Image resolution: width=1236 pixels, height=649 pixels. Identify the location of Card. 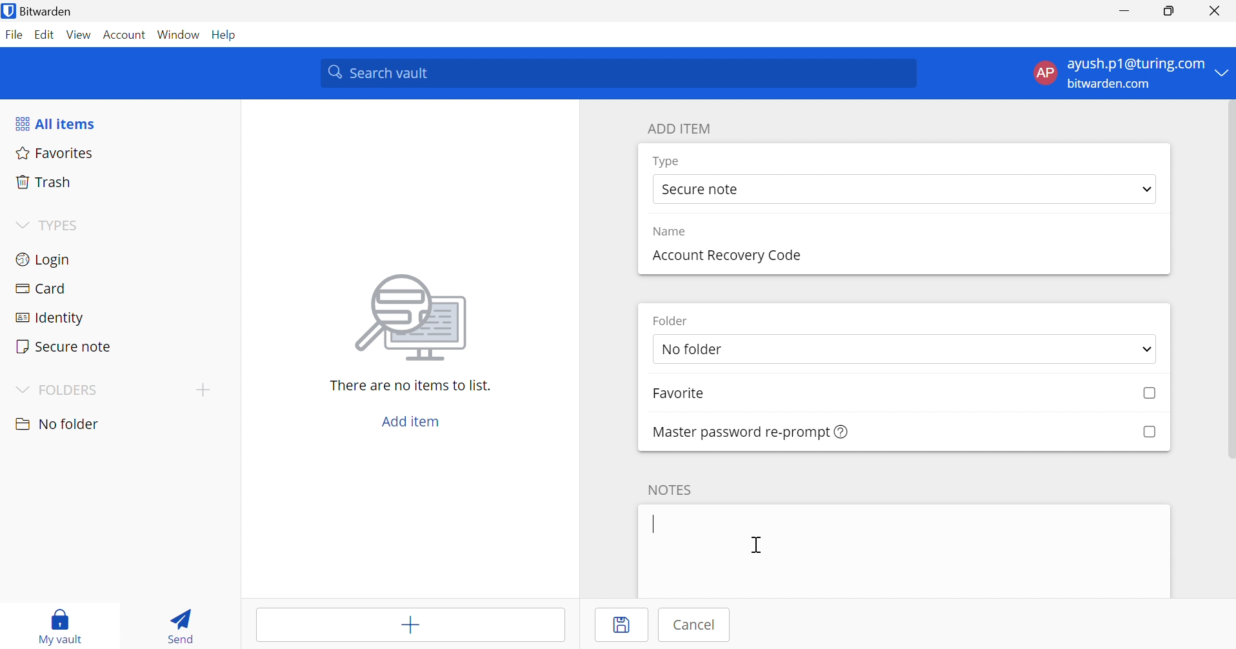
(45, 288).